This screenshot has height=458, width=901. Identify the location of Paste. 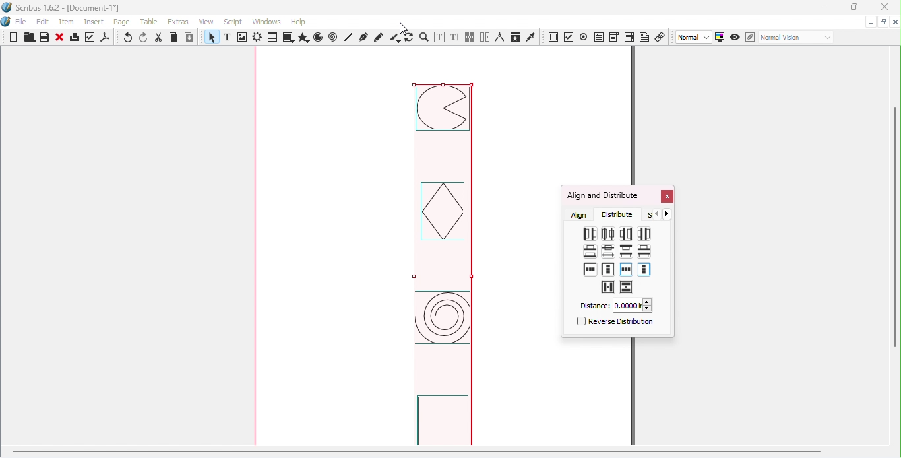
(189, 38).